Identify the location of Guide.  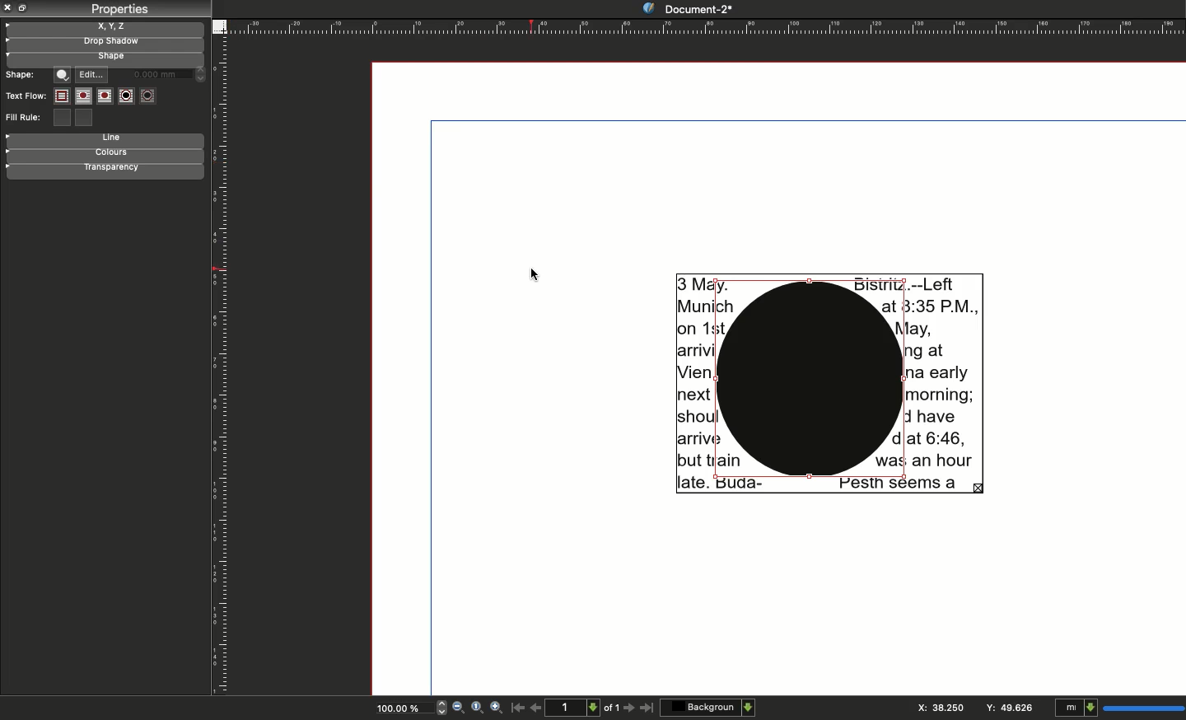
(7, 26).